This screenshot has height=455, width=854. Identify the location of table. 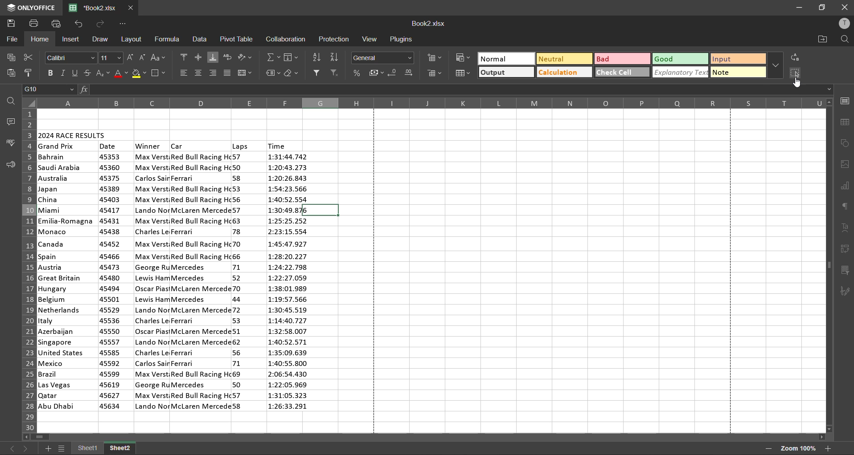
(843, 124).